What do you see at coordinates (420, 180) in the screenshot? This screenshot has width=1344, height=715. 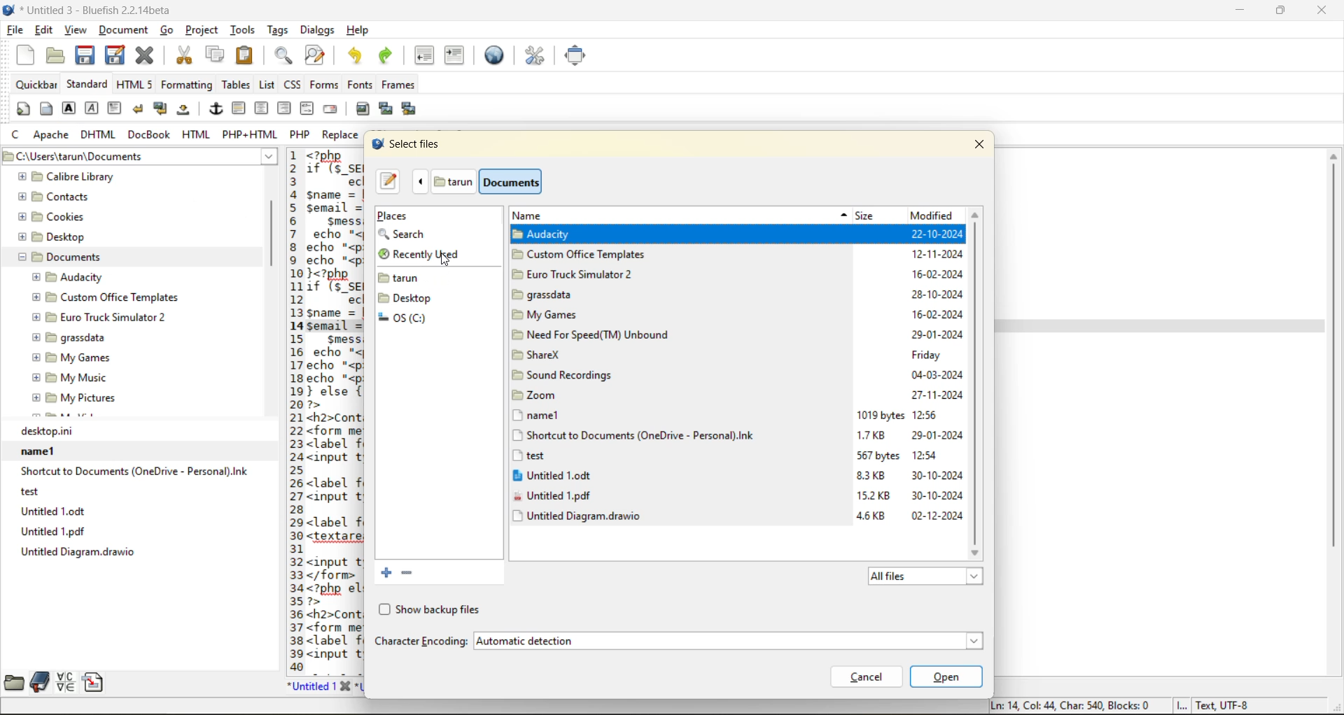 I see `previous folder` at bounding box center [420, 180].